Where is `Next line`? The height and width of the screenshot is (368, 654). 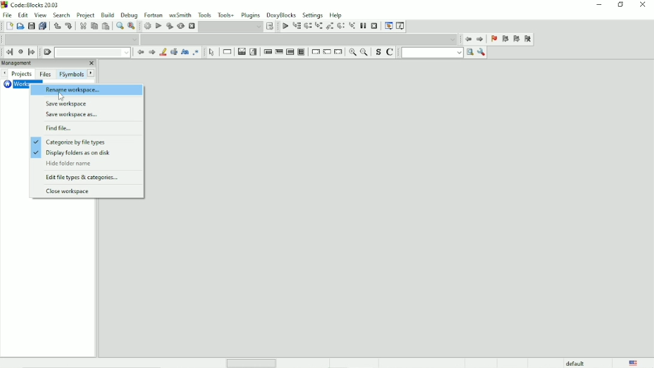 Next line is located at coordinates (308, 26).